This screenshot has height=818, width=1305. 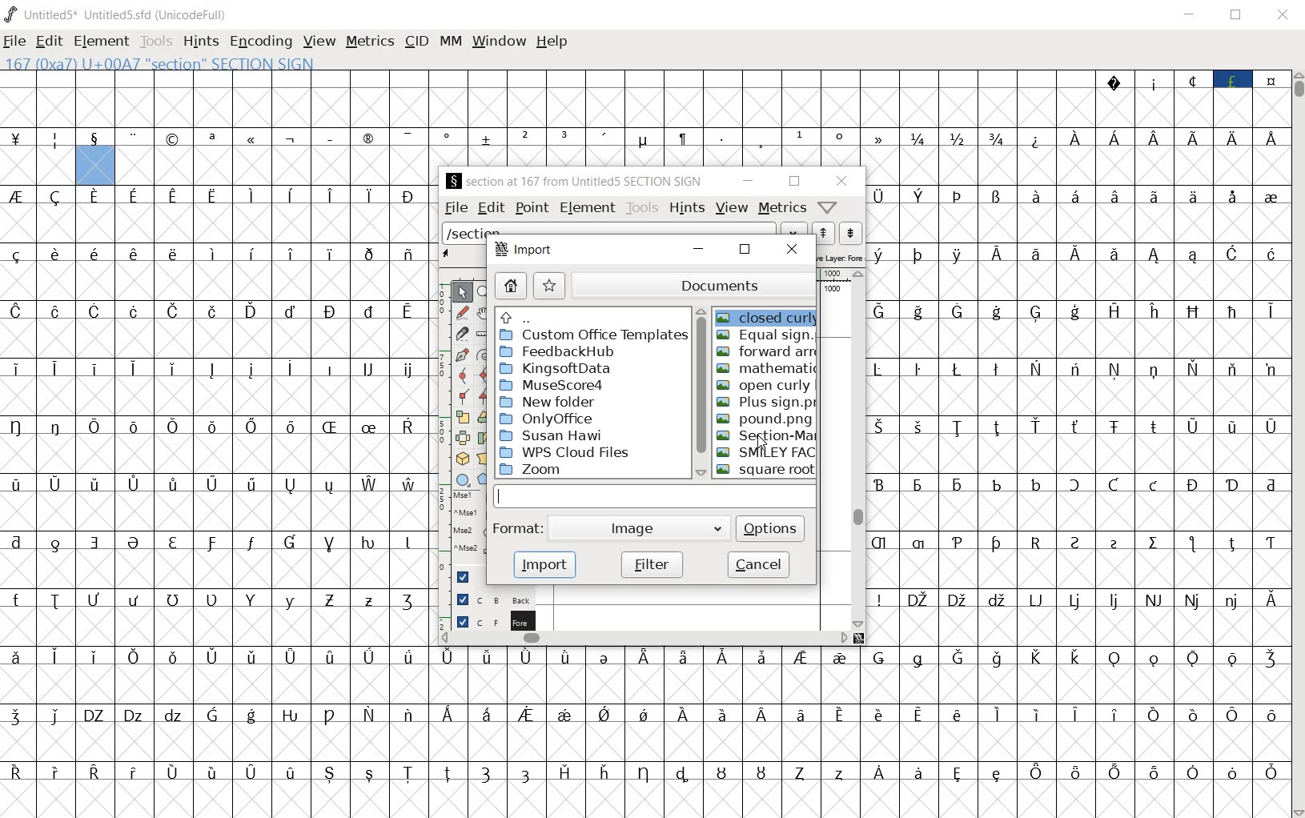 What do you see at coordinates (1078, 453) in the screenshot?
I see `its working same as usual for me` at bounding box center [1078, 453].